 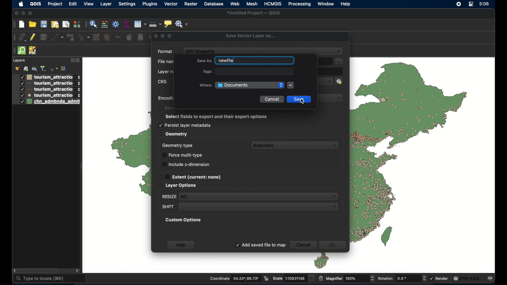 I want to click on magnifier, so click(x=350, y=278).